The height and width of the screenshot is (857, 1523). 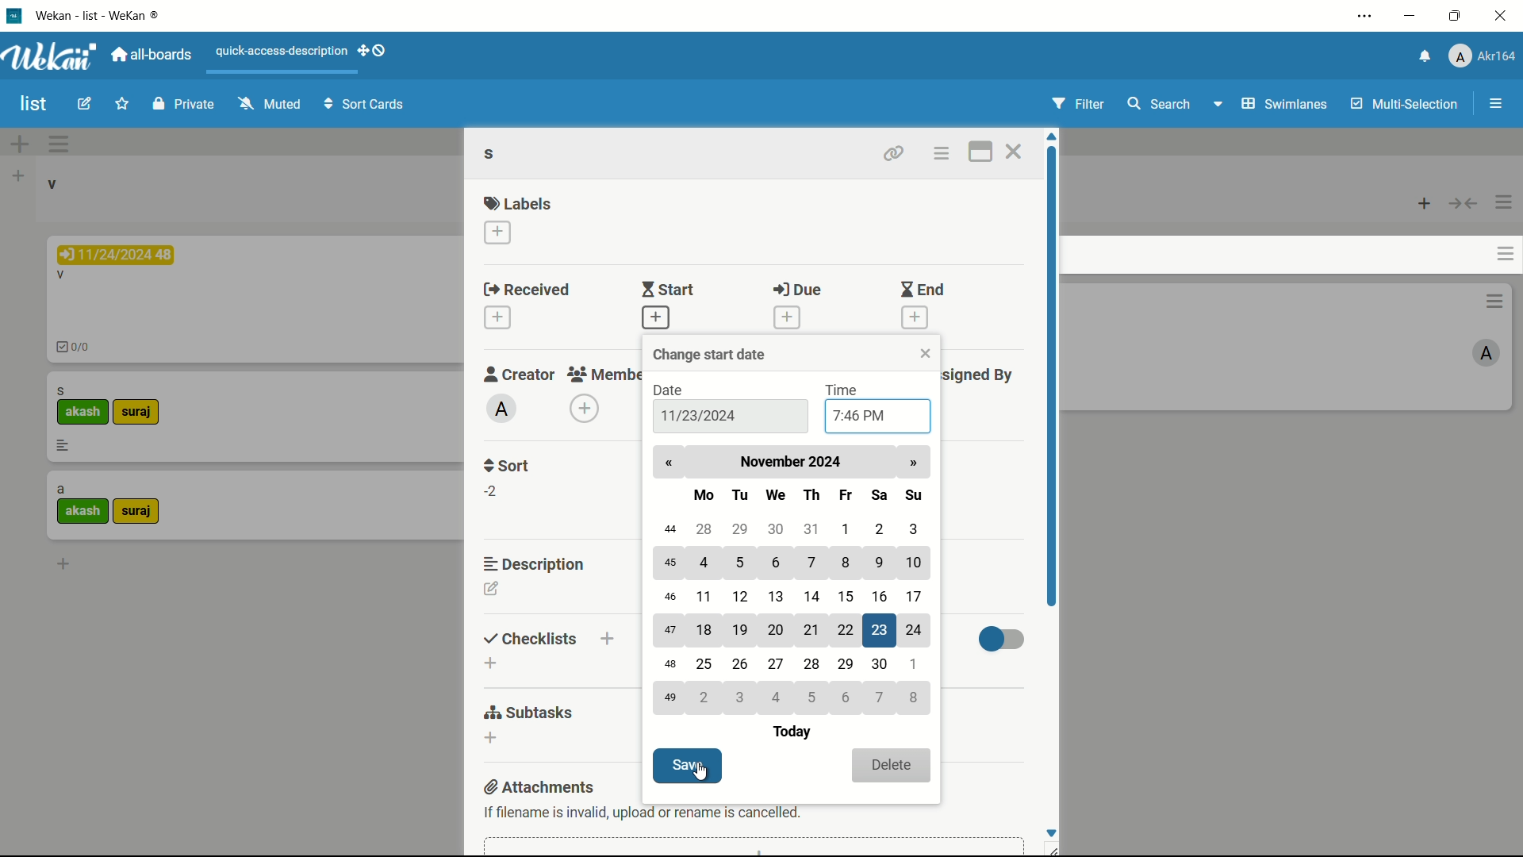 I want to click on days, so click(x=807, y=494).